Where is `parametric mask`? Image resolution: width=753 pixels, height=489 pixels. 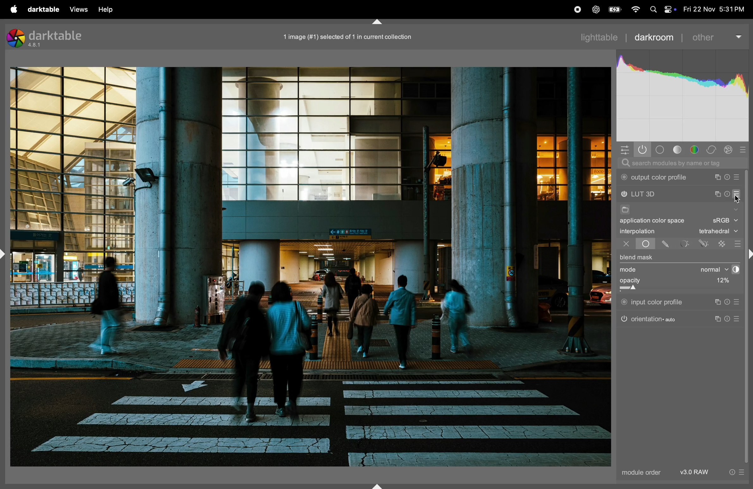 parametric mask is located at coordinates (685, 244).